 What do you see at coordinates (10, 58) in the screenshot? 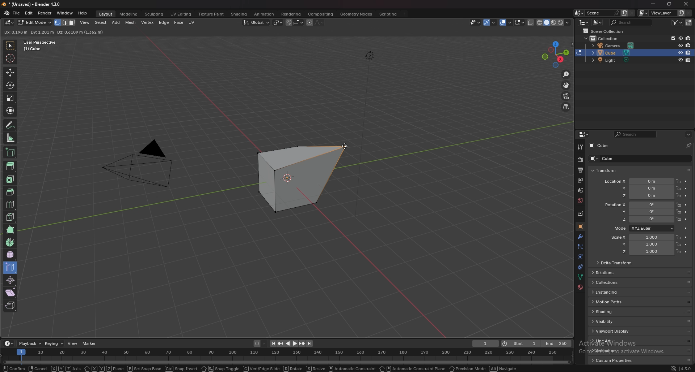
I see `cursor` at bounding box center [10, 58].